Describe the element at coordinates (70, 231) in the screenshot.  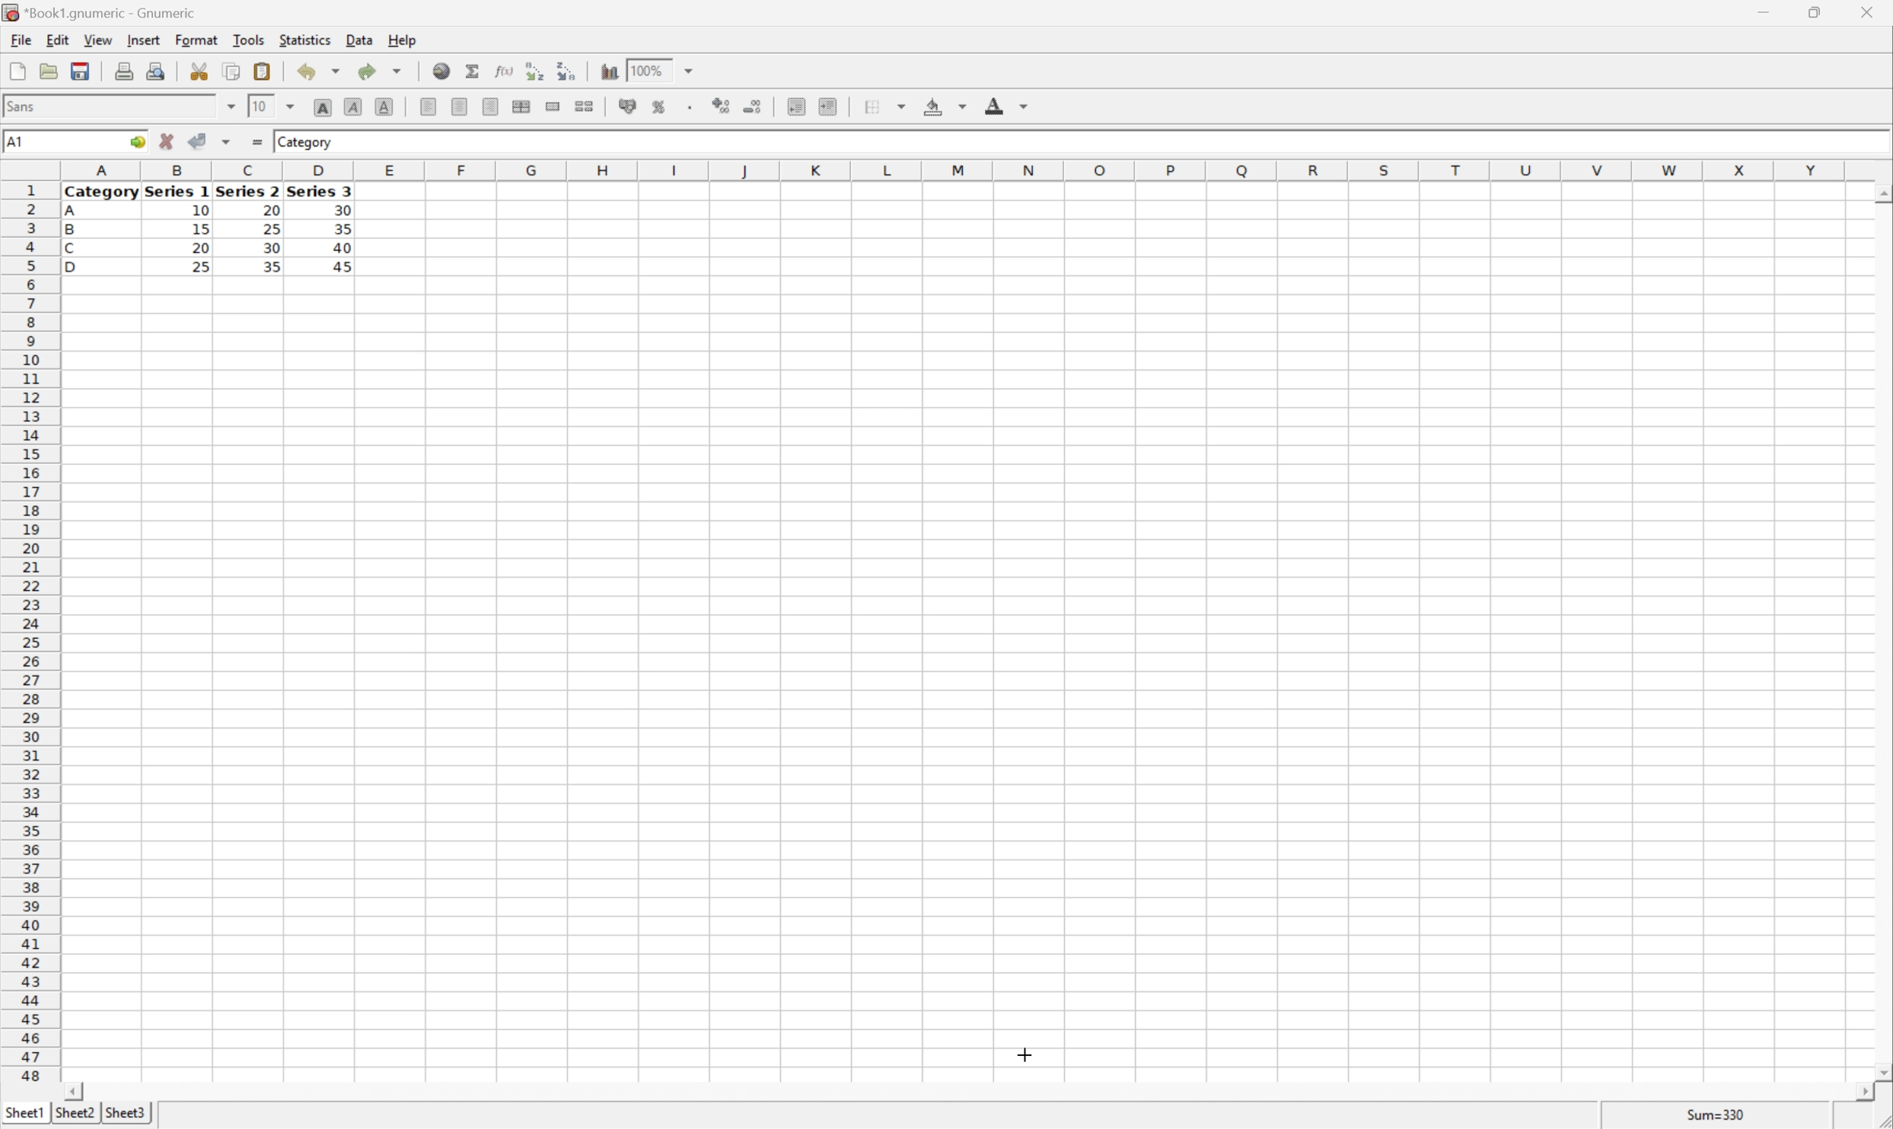
I see `B` at that location.